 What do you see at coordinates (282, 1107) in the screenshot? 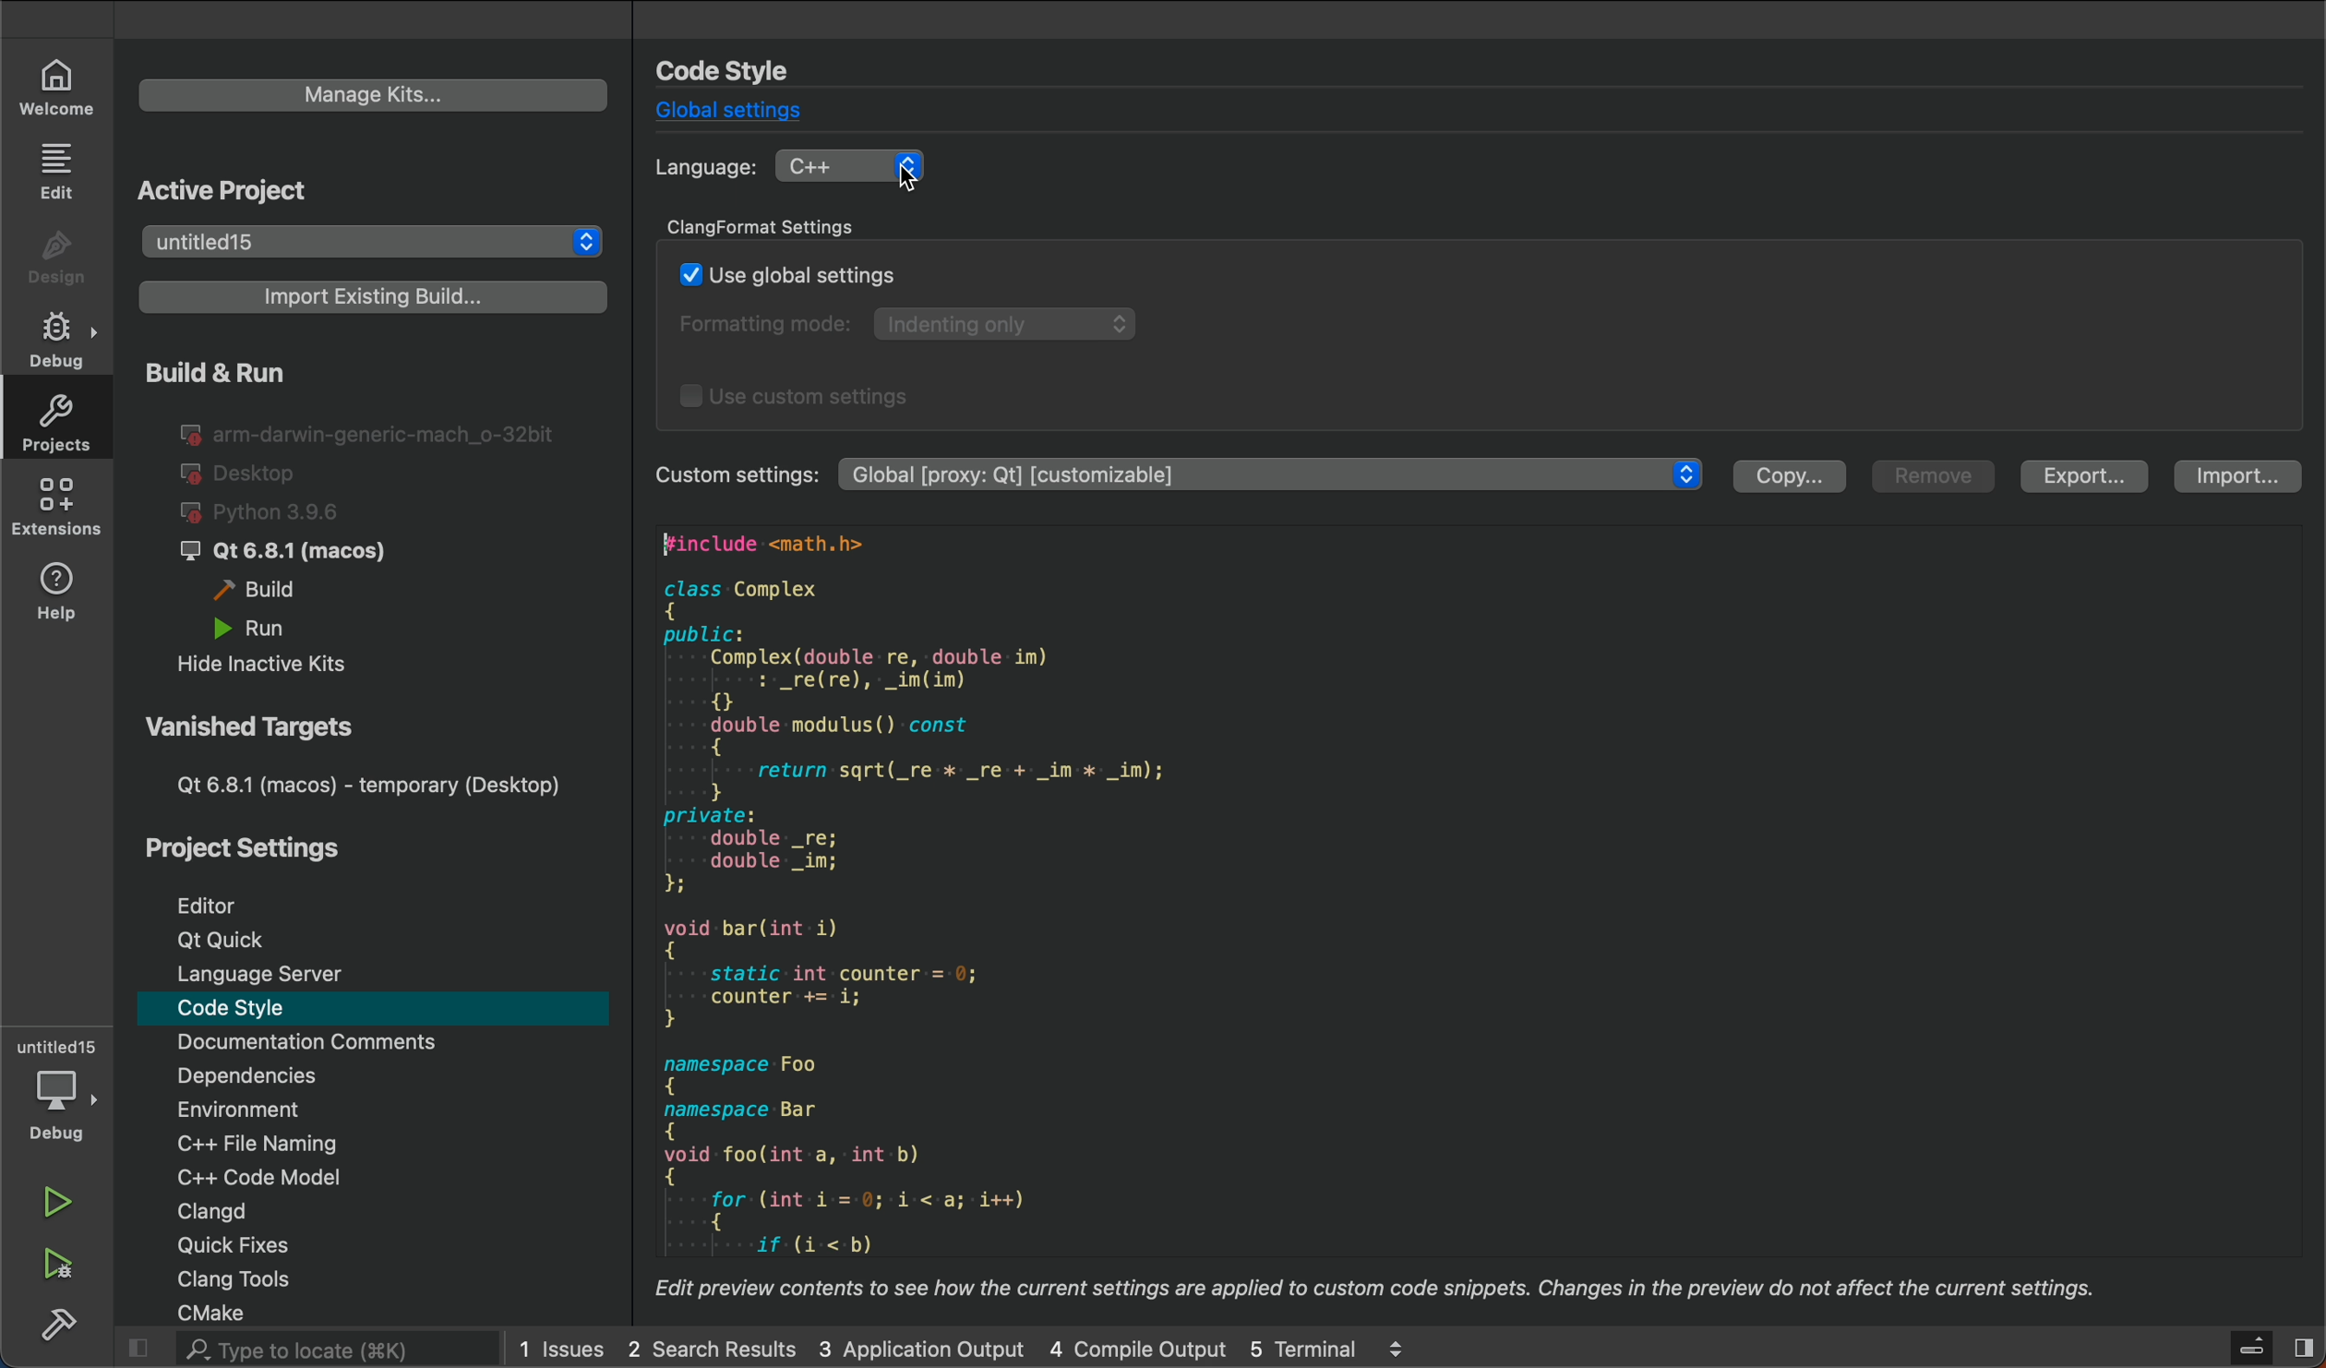
I see `environment` at bounding box center [282, 1107].